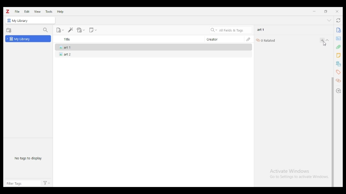  What do you see at coordinates (326, 12) in the screenshot?
I see `maximize` at bounding box center [326, 12].